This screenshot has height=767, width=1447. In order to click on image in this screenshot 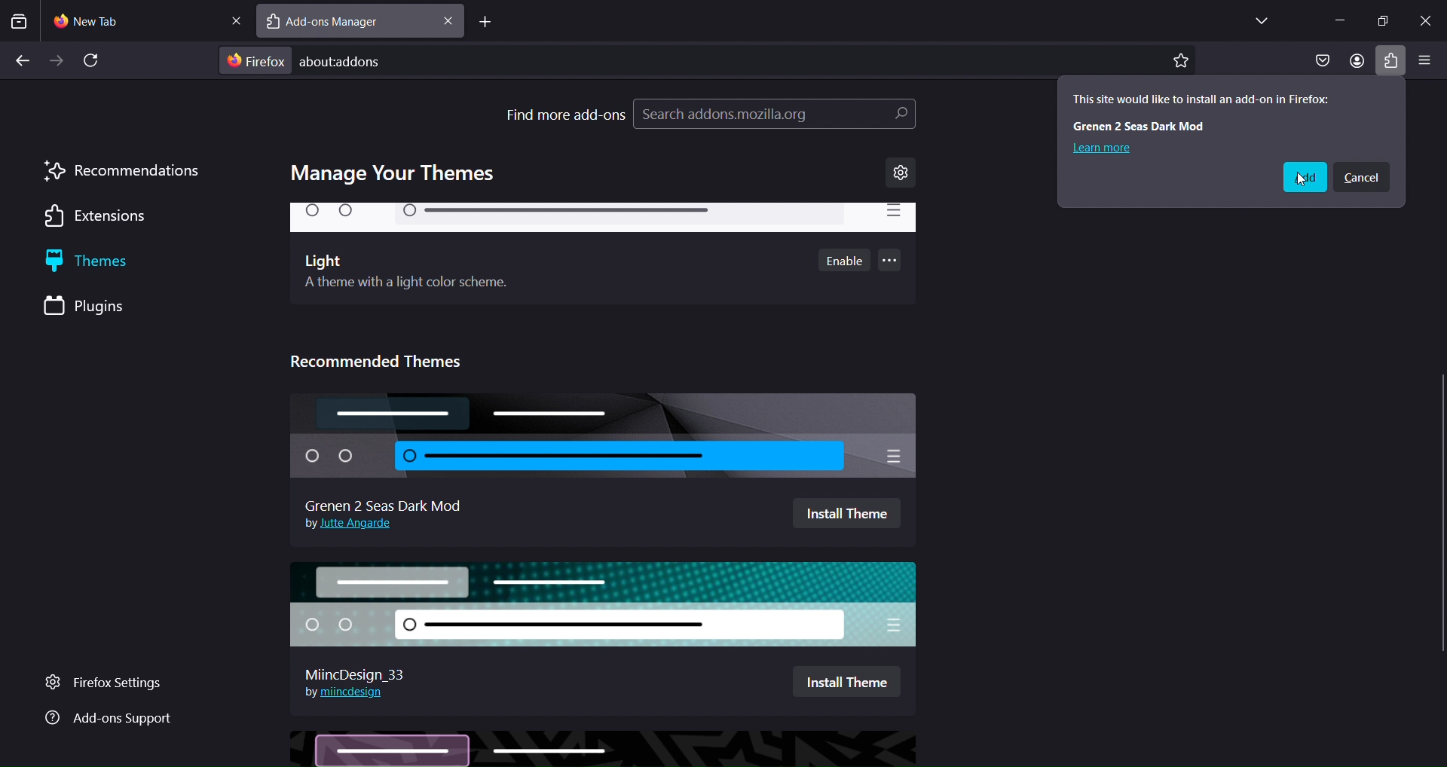, I will do `click(603, 748)`.